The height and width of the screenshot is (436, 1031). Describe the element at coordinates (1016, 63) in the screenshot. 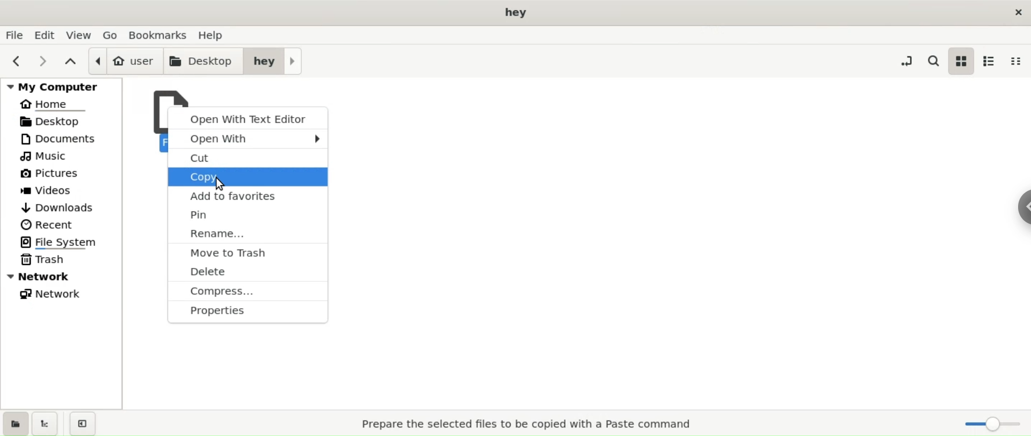

I see `compact view` at that location.